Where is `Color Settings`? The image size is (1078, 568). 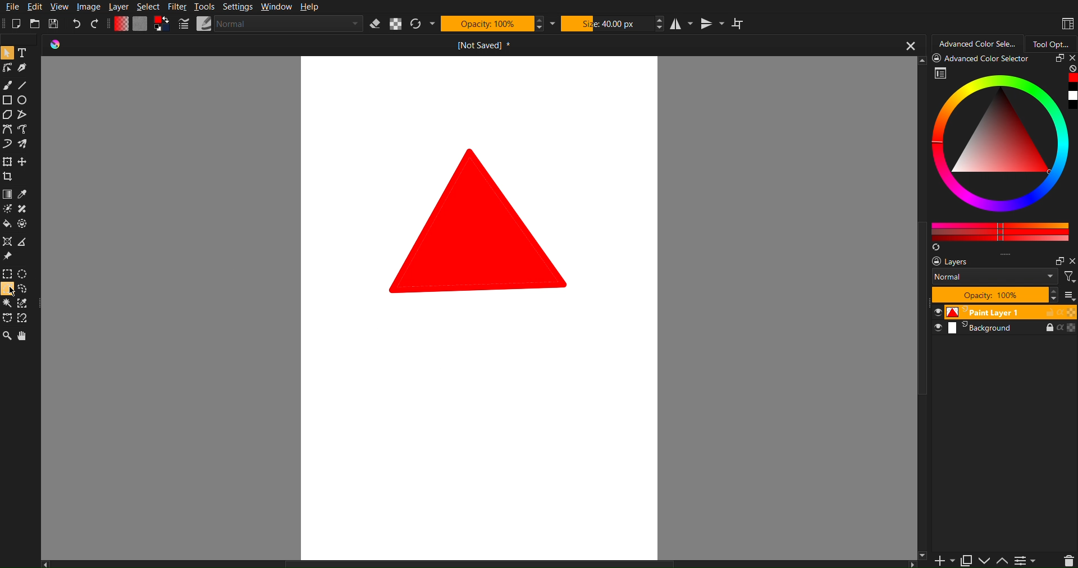
Color Settings is located at coordinates (144, 25).